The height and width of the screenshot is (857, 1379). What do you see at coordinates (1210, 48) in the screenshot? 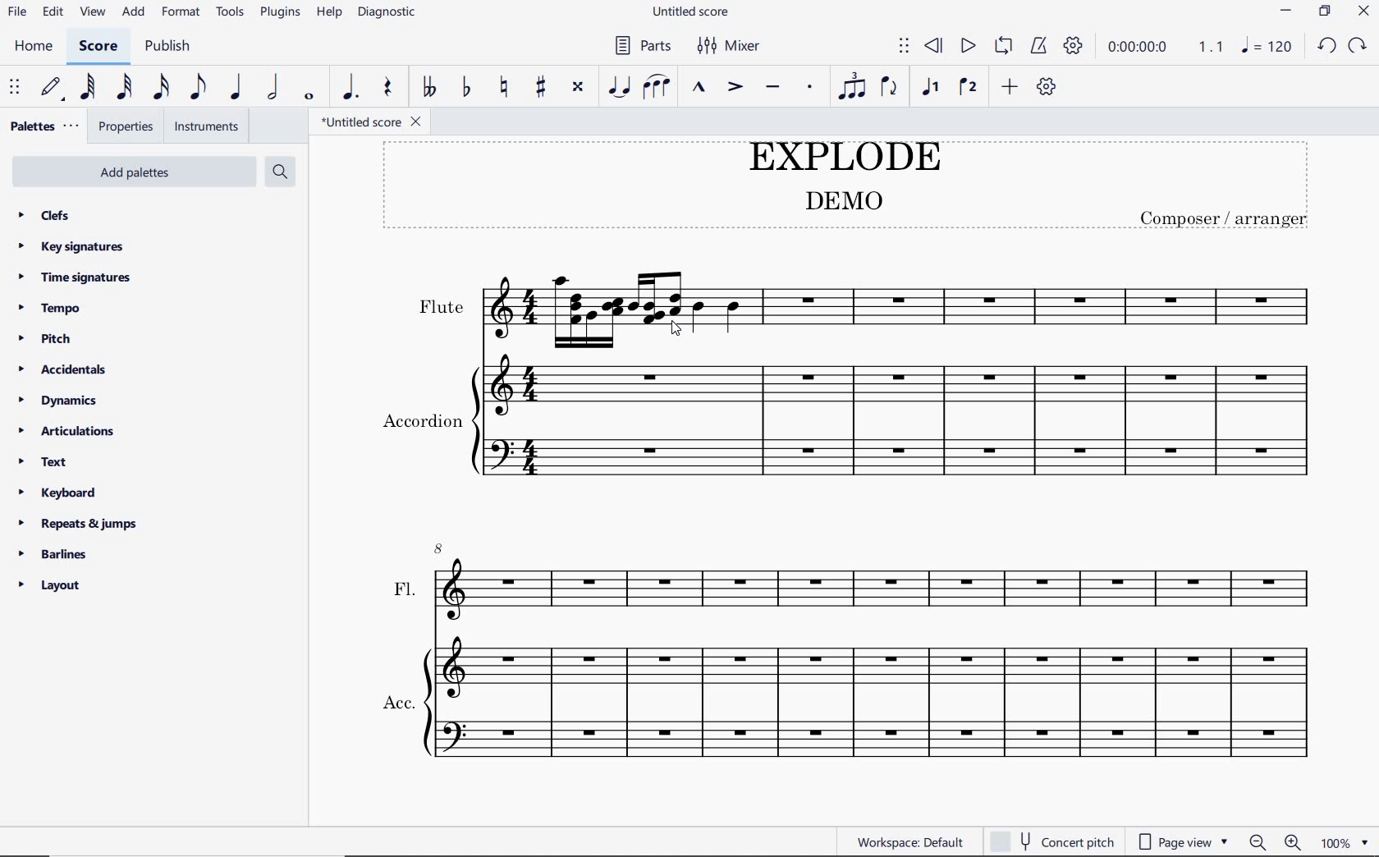
I see `Playback speed` at bounding box center [1210, 48].